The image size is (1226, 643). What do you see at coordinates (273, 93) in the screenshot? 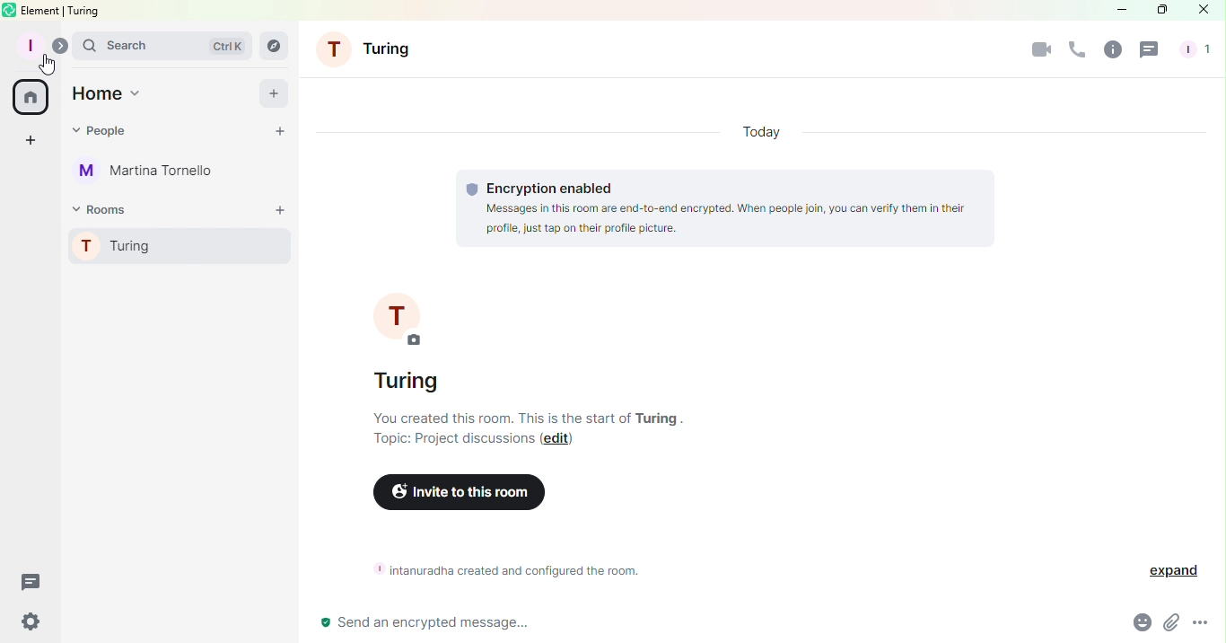
I see `Add` at bounding box center [273, 93].